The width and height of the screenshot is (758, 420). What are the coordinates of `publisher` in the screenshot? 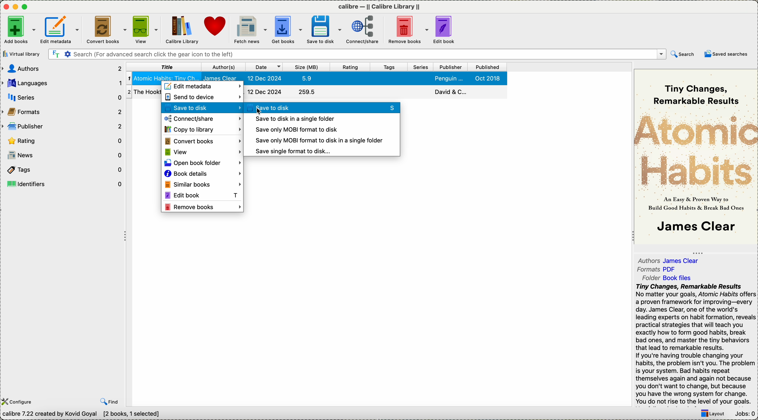 It's located at (62, 127).